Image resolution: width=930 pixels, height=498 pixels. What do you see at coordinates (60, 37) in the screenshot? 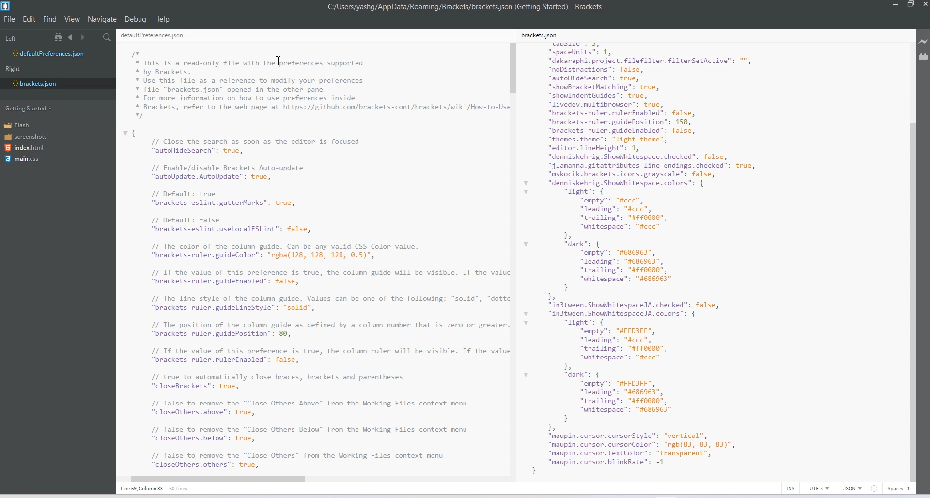
I see `View in file Tree` at bounding box center [60, 37].